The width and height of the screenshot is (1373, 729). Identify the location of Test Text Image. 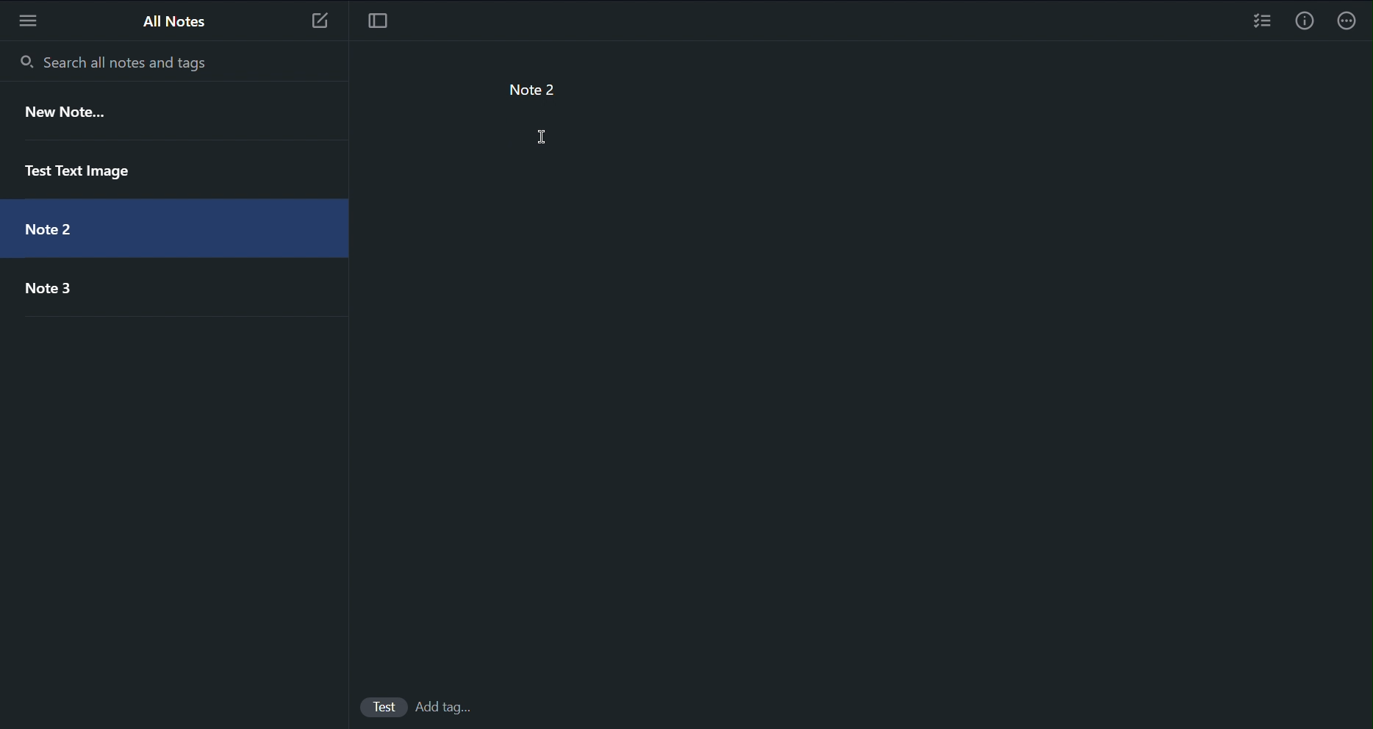
(79, 167).